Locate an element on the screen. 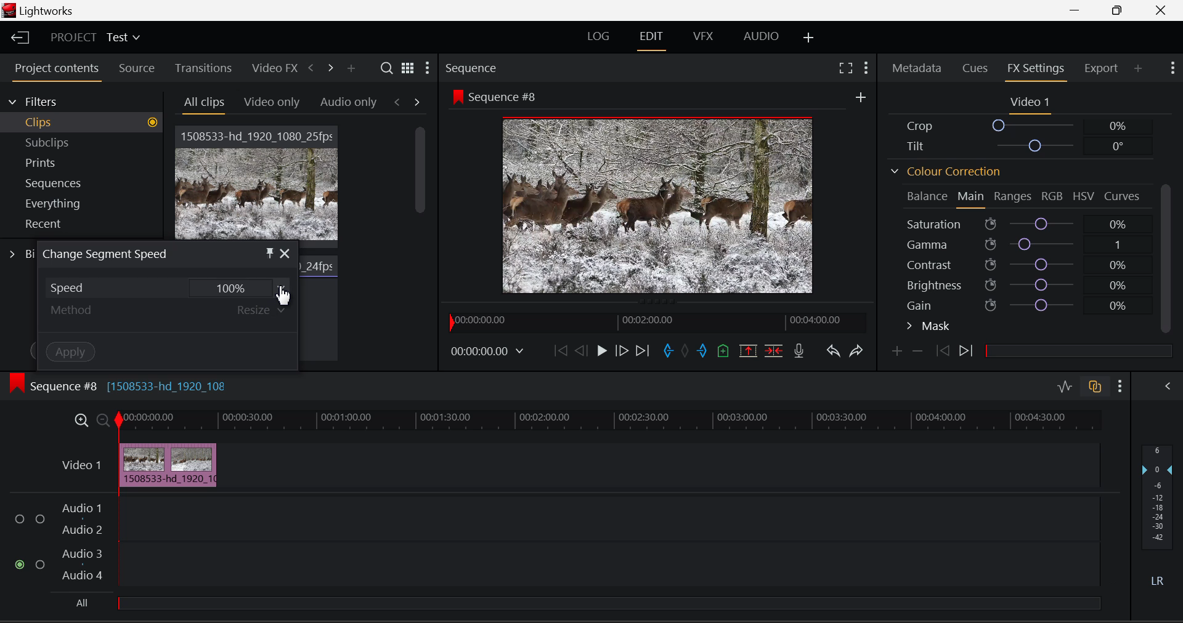 This screenshot has width=1183, height=623. Restore Down is located at coordinates (1076, 10).